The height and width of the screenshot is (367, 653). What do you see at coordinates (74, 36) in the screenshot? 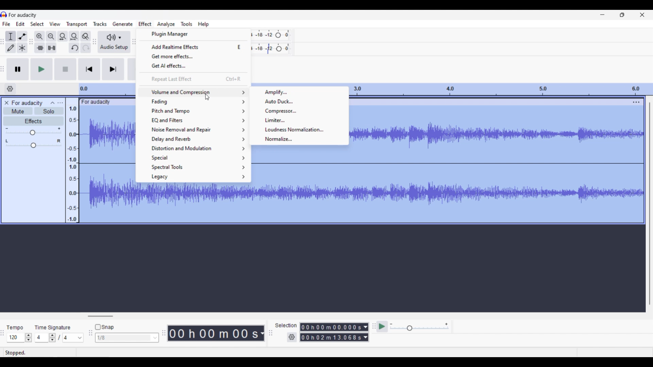
I see `Fit project to width` at bounding box center [74, 36].